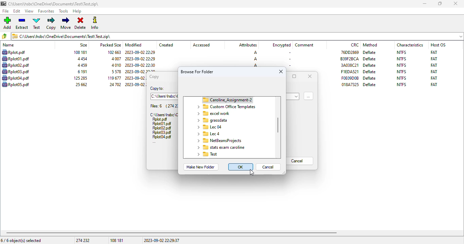  What do you see at coordinates (370, 52) in the screenshot?
I see `deflate` at bounding box center [370, 52].